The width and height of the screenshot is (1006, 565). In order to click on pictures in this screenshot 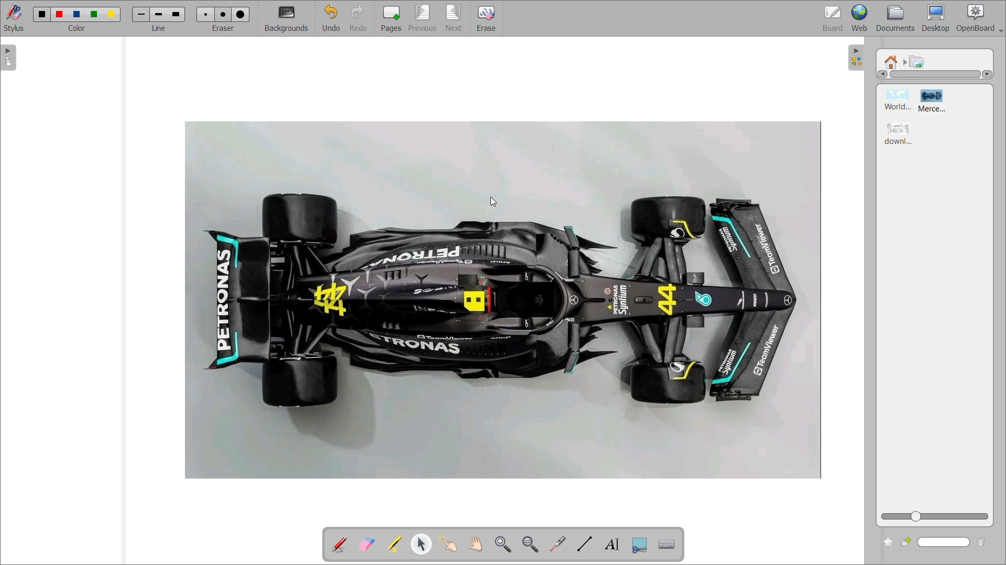, I will do `click(919, 61)`.